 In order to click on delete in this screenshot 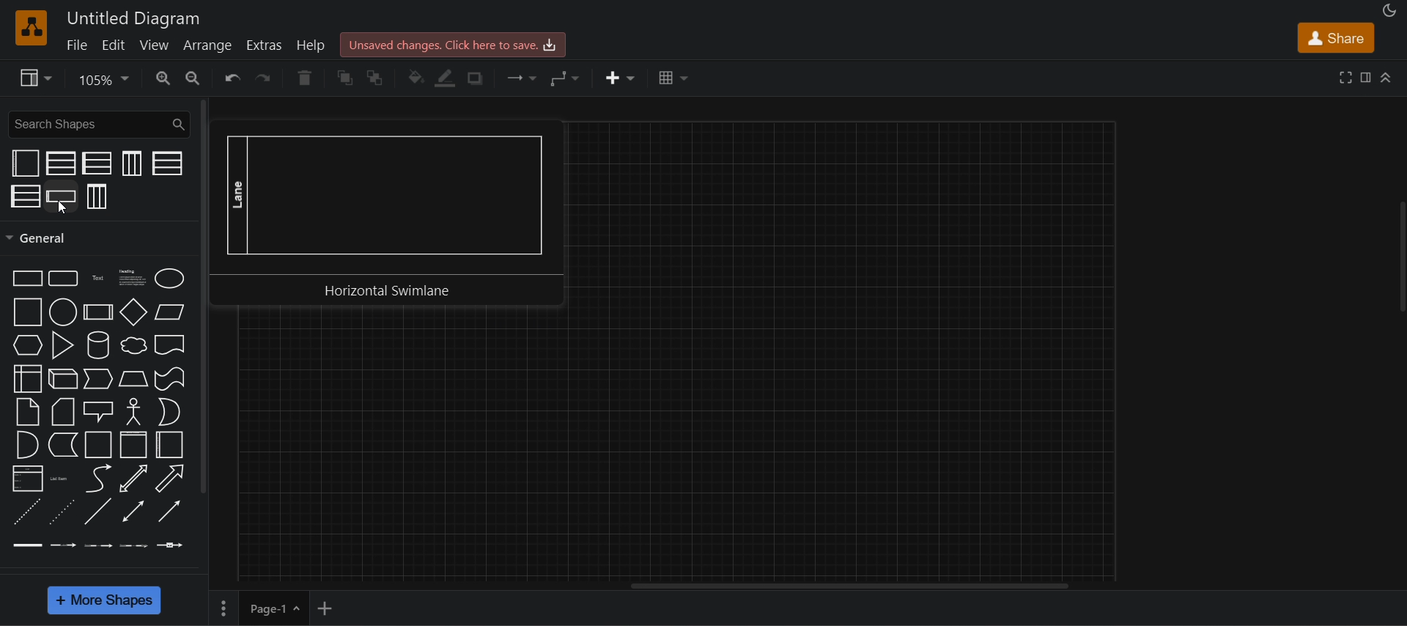, I will do `click(306, 78)`.